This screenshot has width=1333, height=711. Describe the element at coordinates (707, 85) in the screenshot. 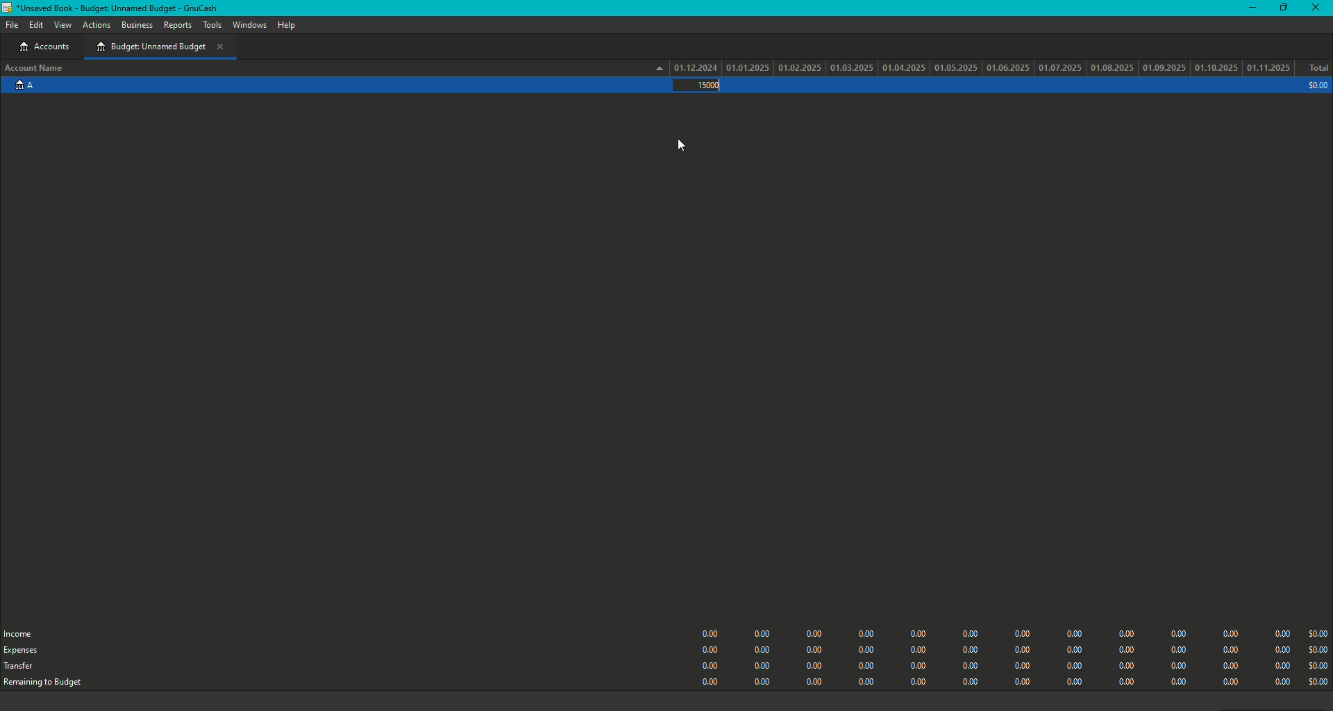

I see `15000` at that location.